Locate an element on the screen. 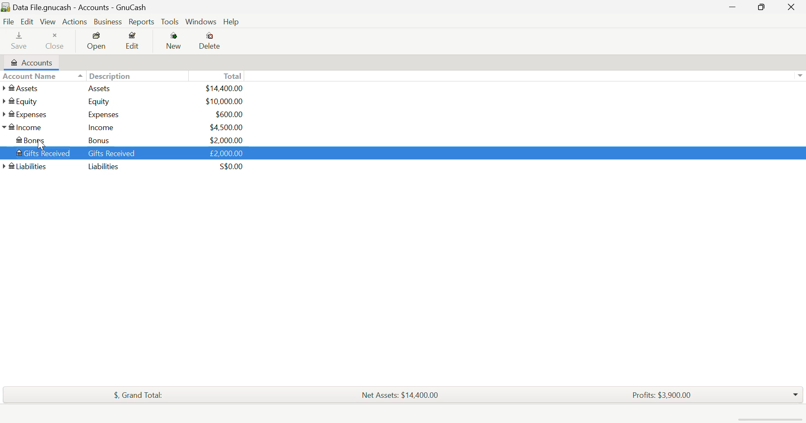  Total is located at coordinates (138, 395).